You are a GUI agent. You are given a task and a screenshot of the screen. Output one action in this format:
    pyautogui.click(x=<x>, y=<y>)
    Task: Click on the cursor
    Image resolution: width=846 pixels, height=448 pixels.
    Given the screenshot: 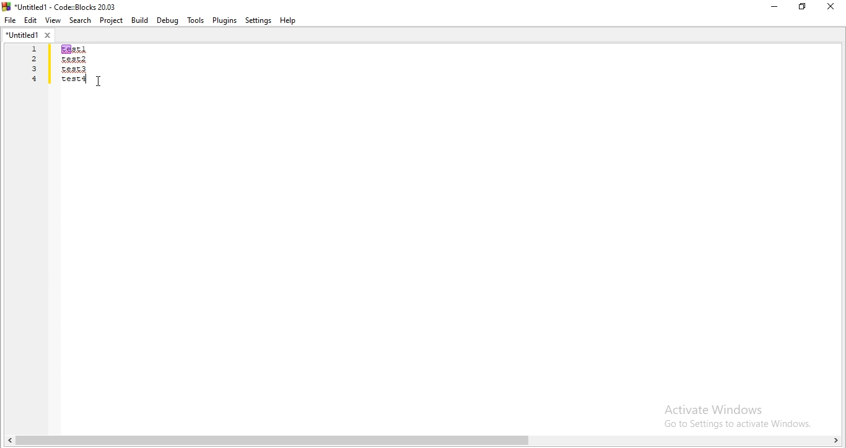 What is the action you would take?
    pyautogui.click(x=100, y=81)
    